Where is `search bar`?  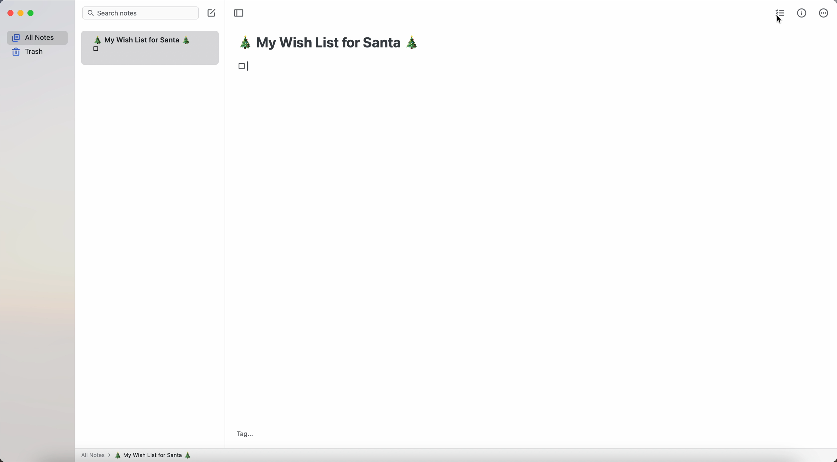 search bar is located at coordinates (141, 13).